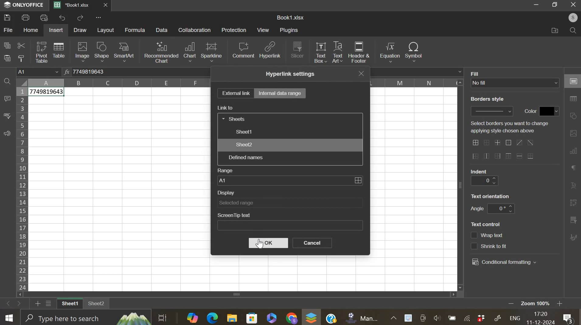 This screenshot has height=325, width=581. Describe the element at coordinates (509, 127) in the screenshot. I see `text` at that location.